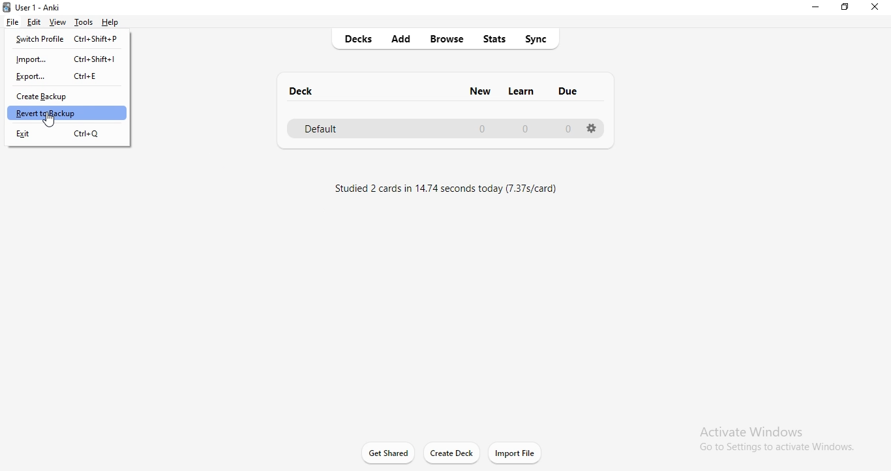  I want to click on due, so click(568, 93).